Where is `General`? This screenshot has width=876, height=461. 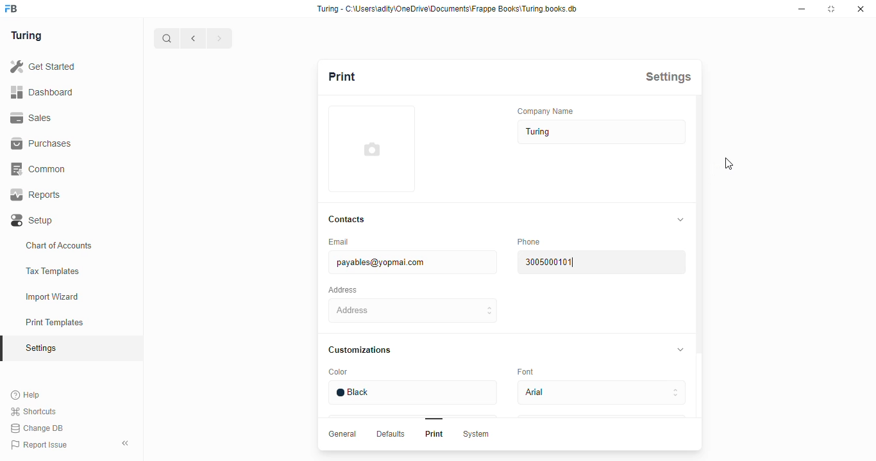 General is located at coordinates (340, 433).